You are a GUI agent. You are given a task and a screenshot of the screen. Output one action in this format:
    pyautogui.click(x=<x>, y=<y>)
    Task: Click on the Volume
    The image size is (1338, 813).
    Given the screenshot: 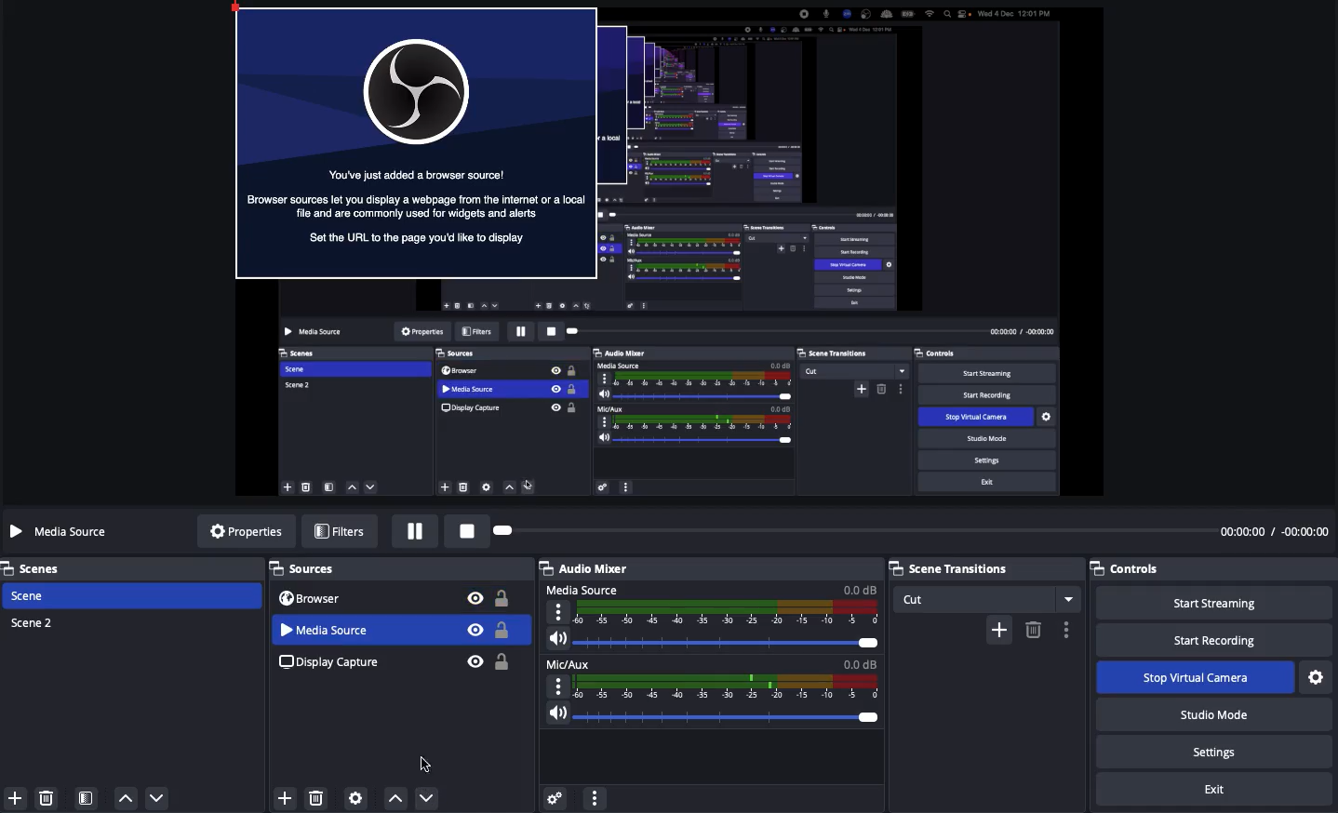 What is the action you would take?
    pyautogui.click(x=713, y=716)
    